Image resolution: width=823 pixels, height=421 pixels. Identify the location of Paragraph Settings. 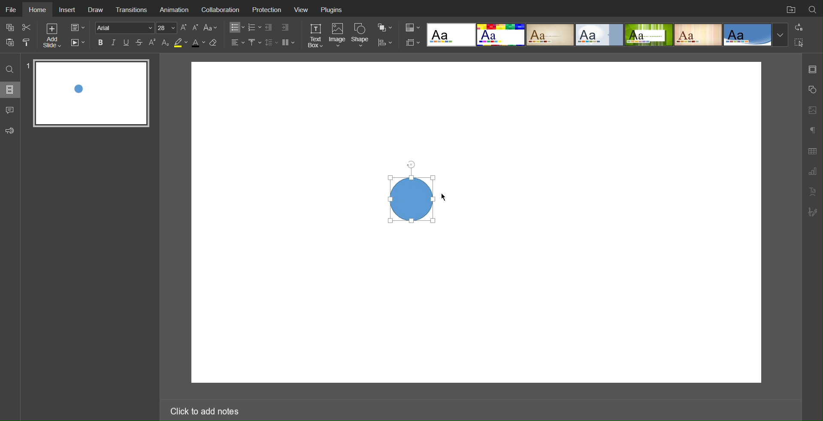
(812, 129).